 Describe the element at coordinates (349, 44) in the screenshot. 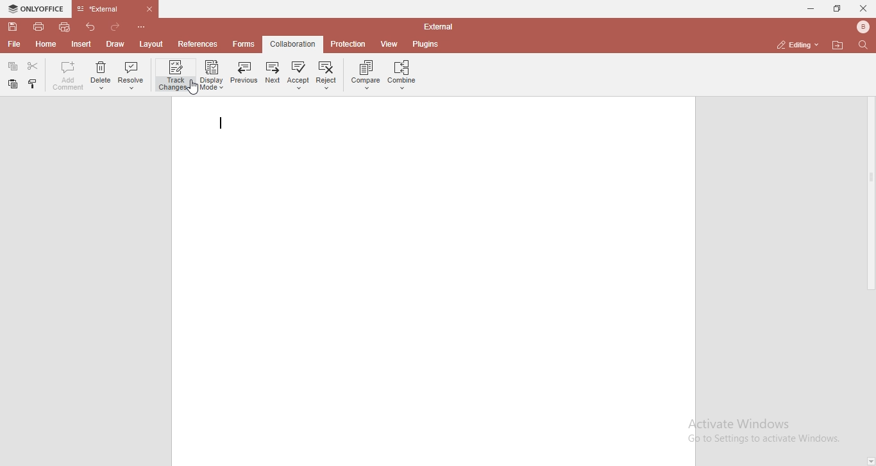

I see `protection` at that location.